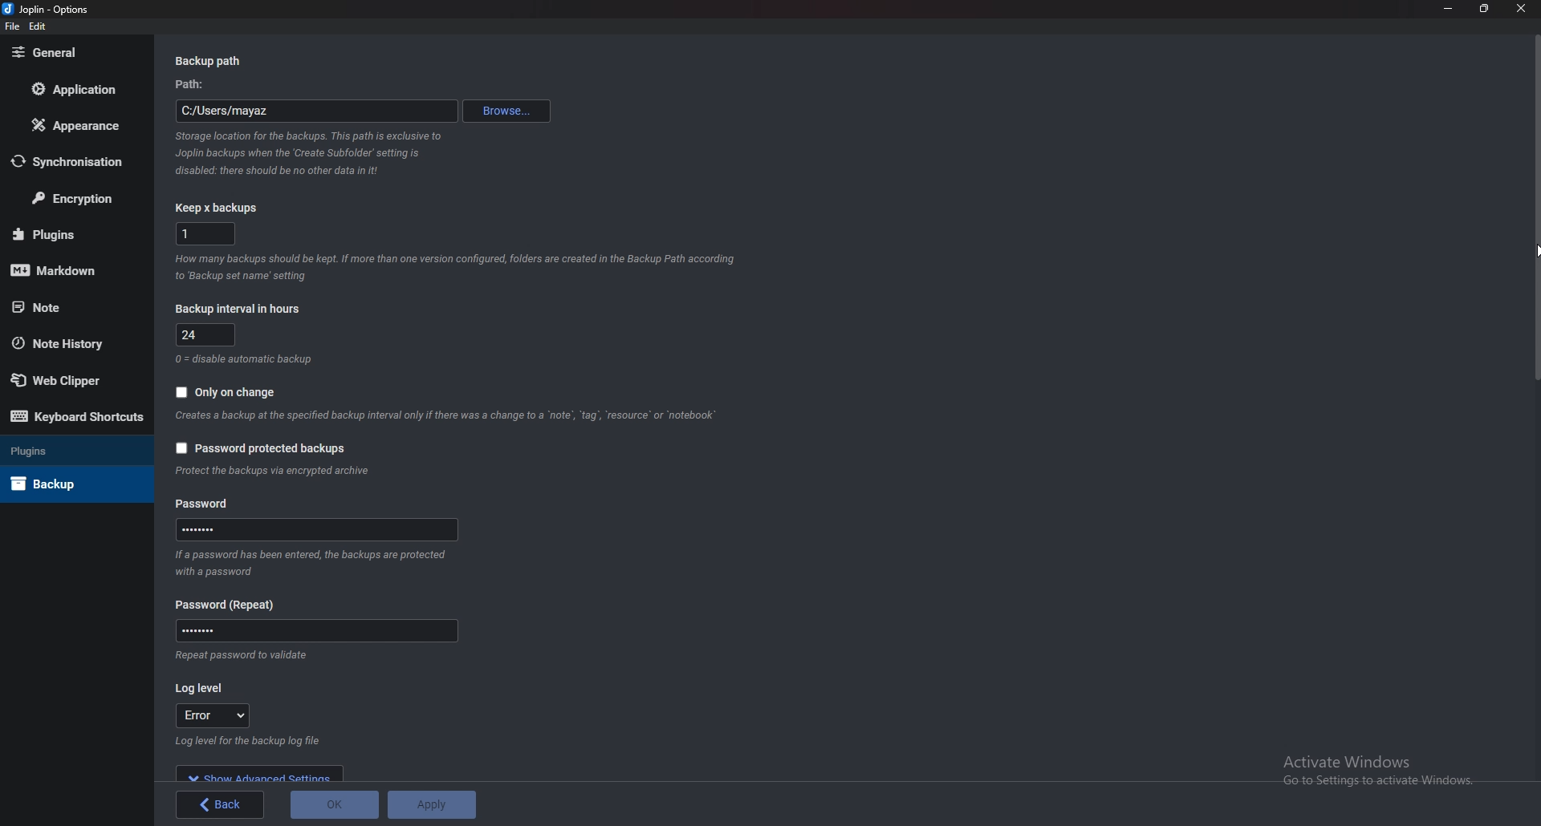  I want to click on Keep x backups, so click(222, 208).